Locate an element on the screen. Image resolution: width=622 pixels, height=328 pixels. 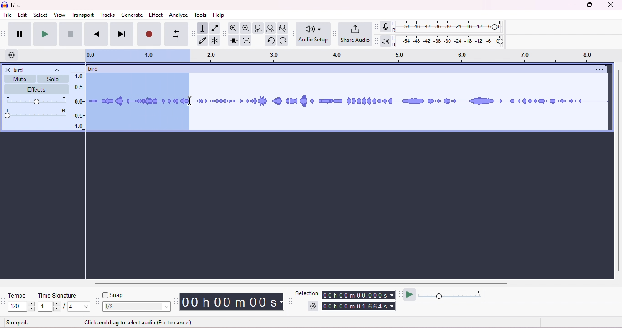
share audio is located at coordinates (357, 34).